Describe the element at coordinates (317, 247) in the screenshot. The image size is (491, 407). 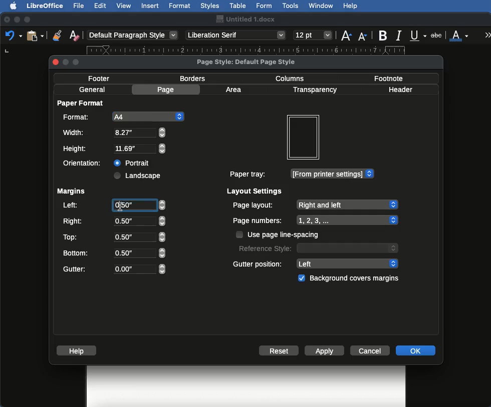
I see `Reference style` at that location.